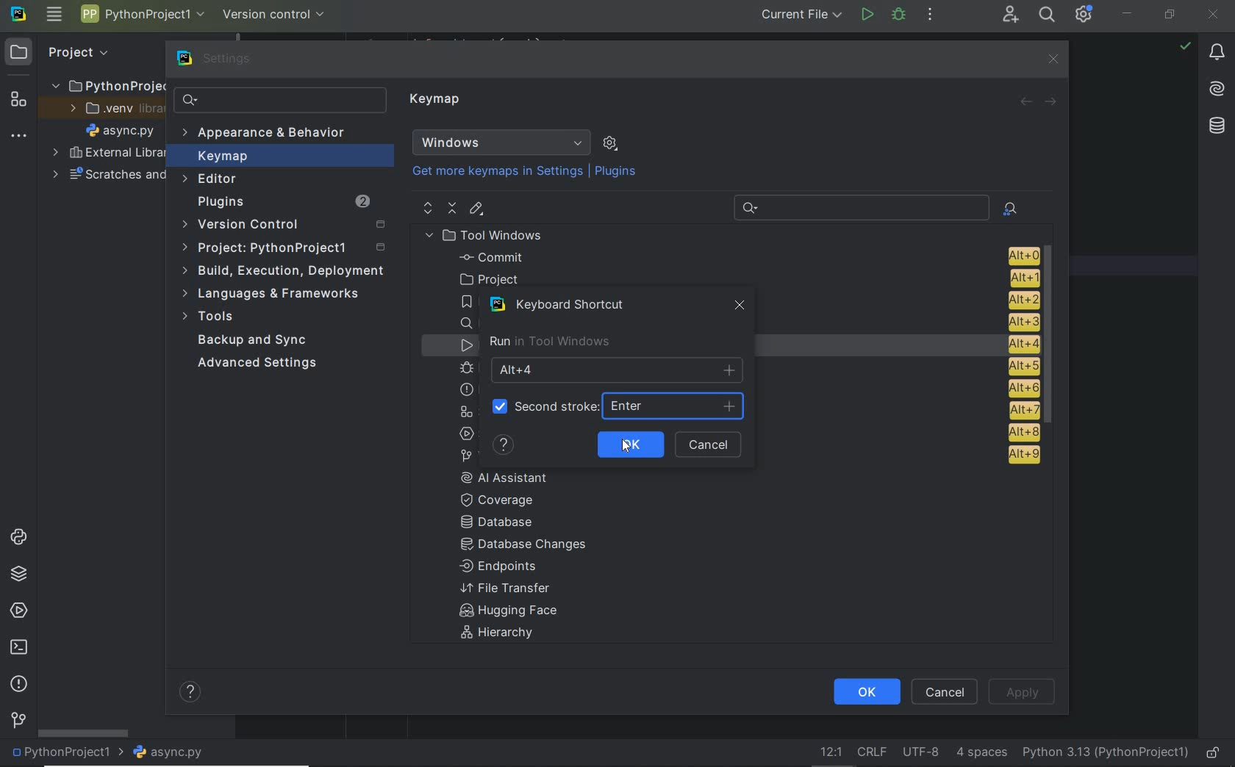 Image resolution: width=1235 pixels, height=767 pixels. What do you see at coordinates (120, 130) in the screenshot?
I see `file name` at bounding box center [120, 130].